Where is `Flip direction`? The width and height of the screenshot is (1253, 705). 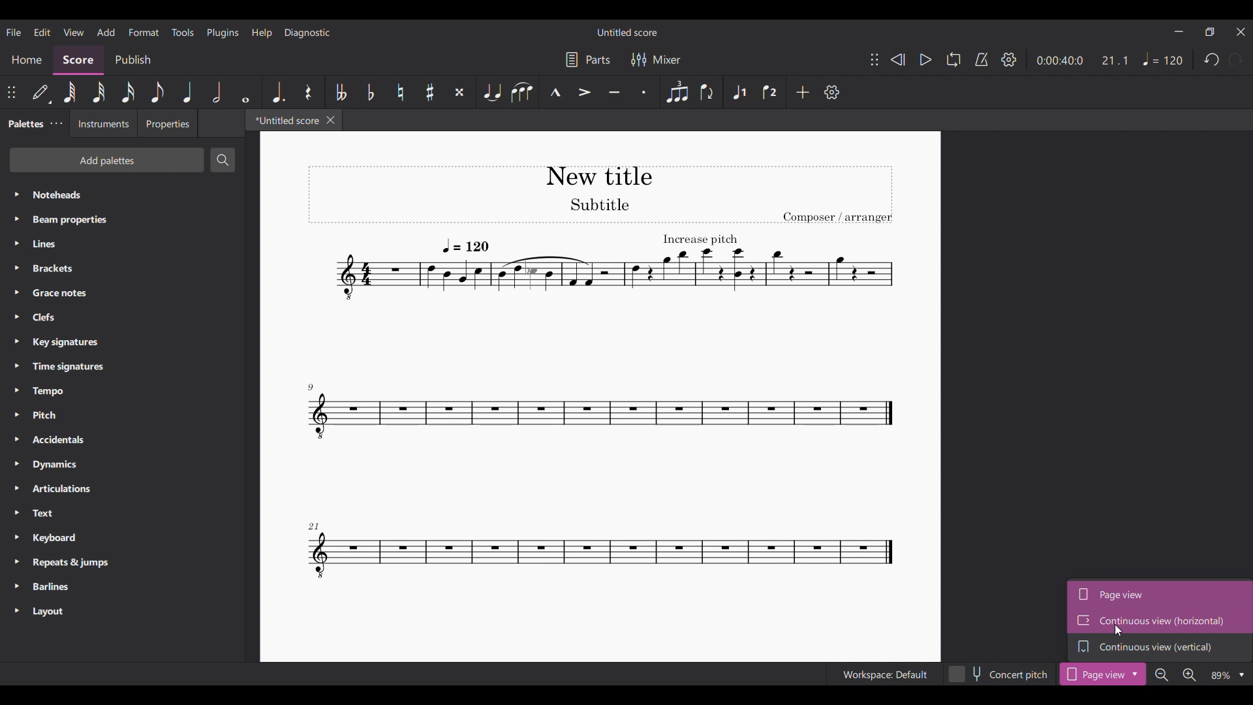 Flip direction is located at coordinates (709, 92).